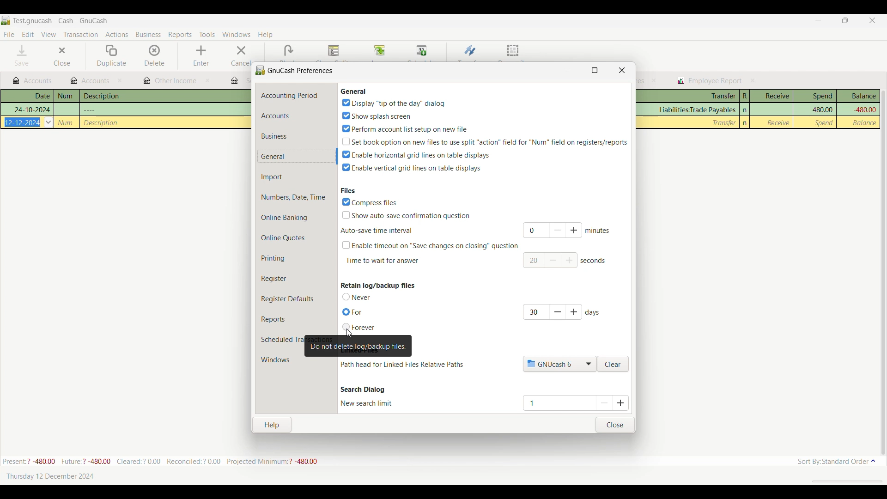 This screenshot has height=499, width=887. I want to click on , so click(90, 109).